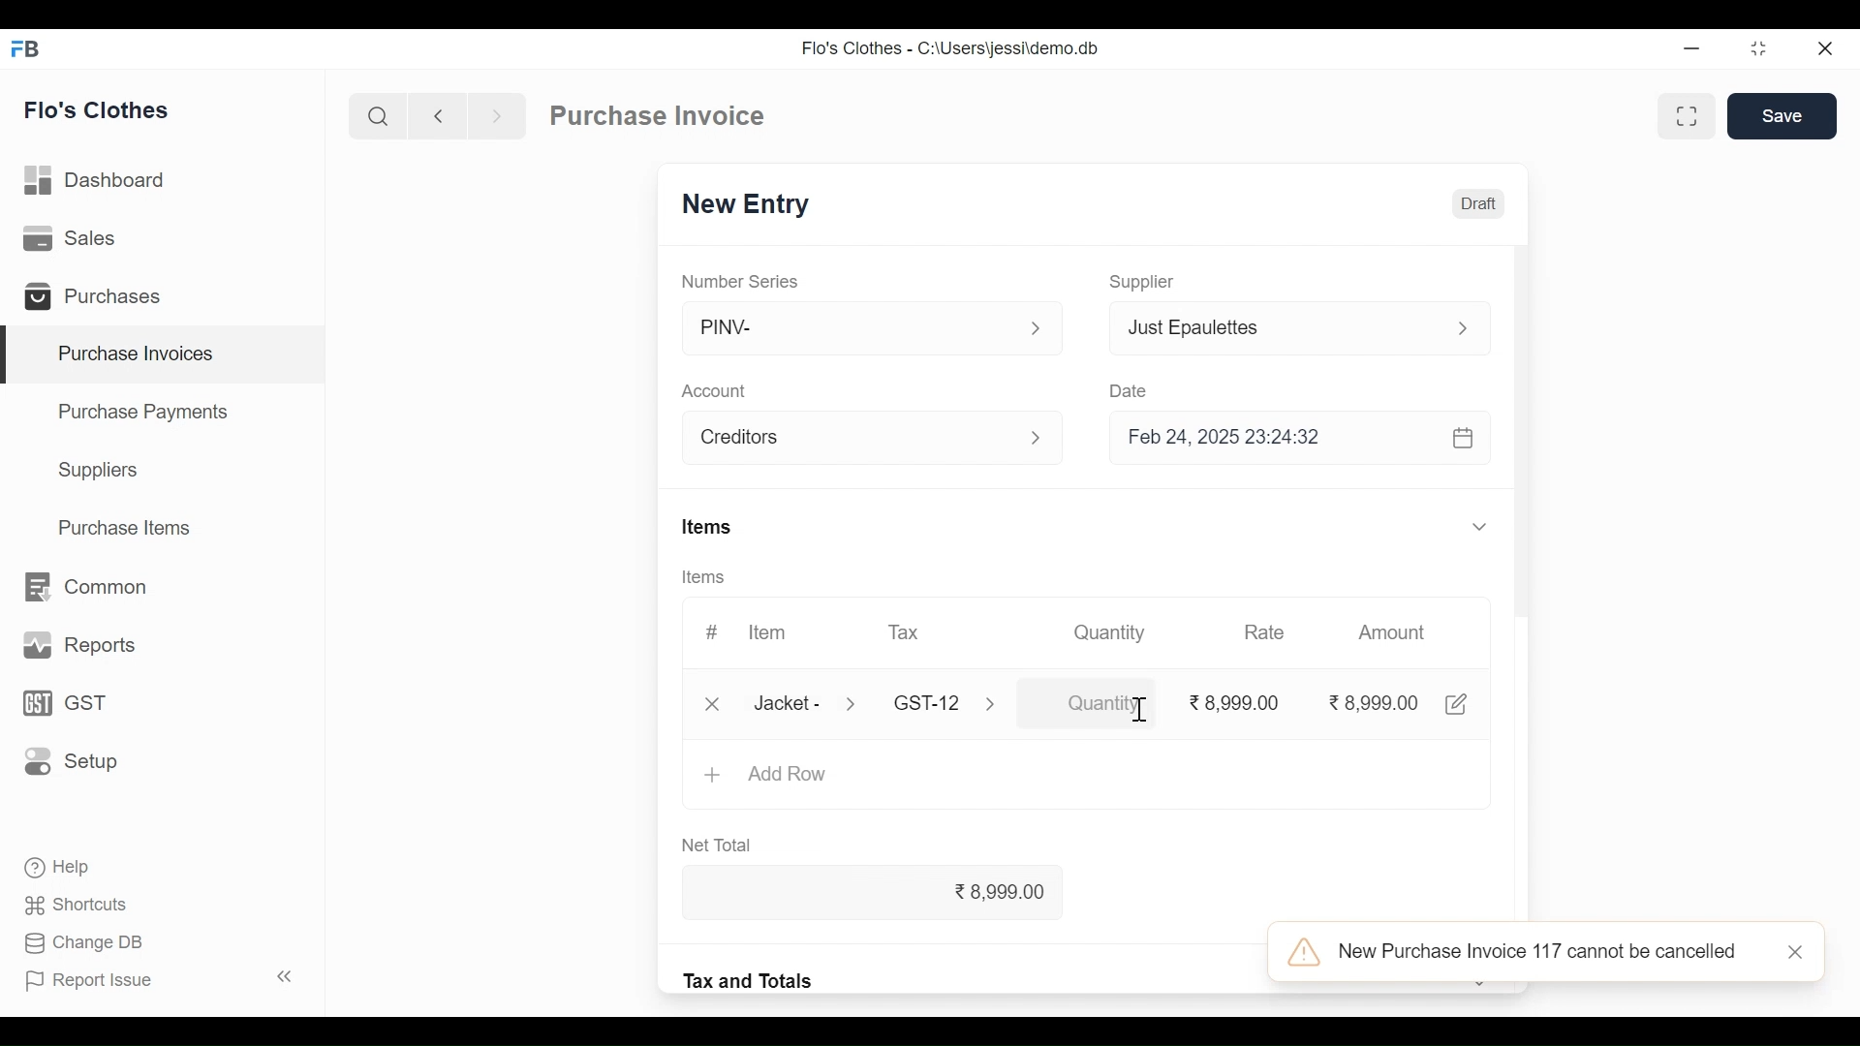  What do you see at coordinates (706, 526) in the screenshot?
I see `Items` at bounding box center [706, 526].